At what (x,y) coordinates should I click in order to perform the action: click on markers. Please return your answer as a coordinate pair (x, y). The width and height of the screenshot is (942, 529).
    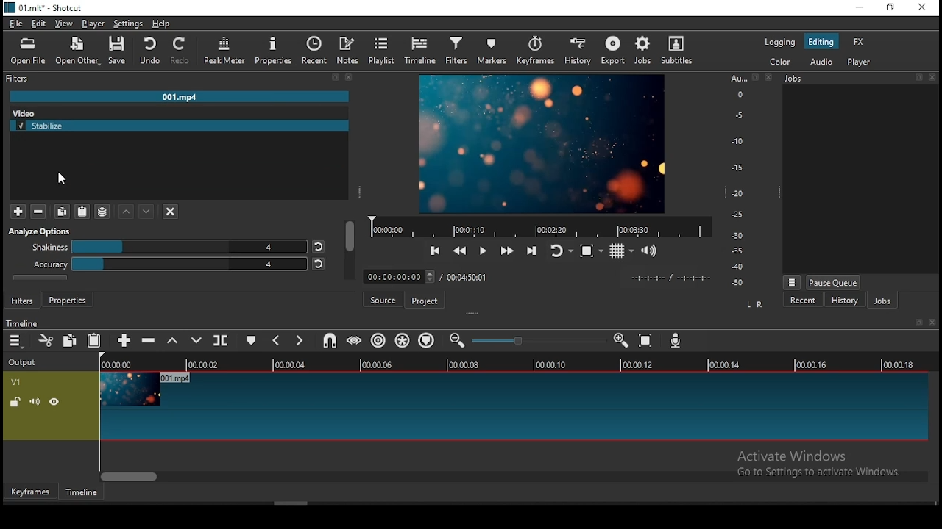
    Looking at the image, I should click on (492, 54).